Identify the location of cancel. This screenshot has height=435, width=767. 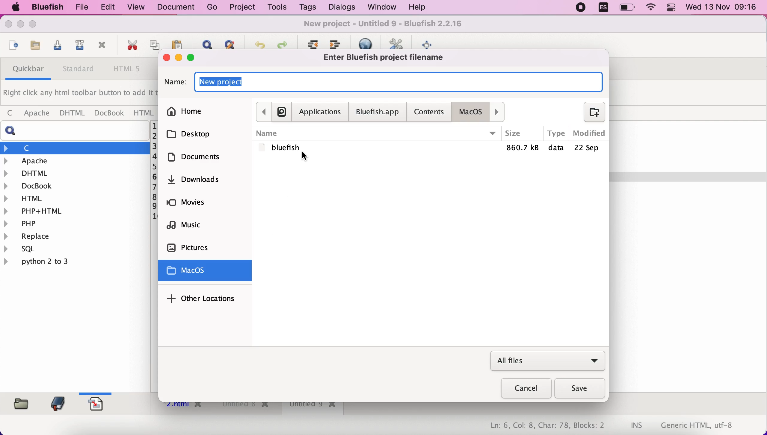
(523, 390).